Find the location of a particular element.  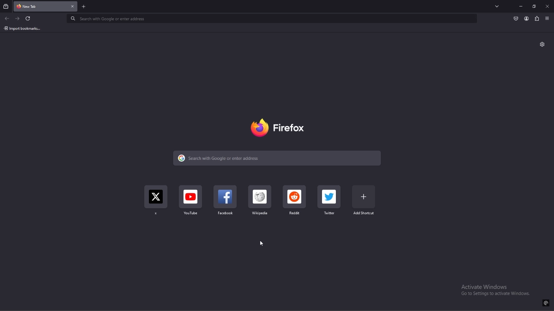

input bookmarks is located at coordinates (25, 28).